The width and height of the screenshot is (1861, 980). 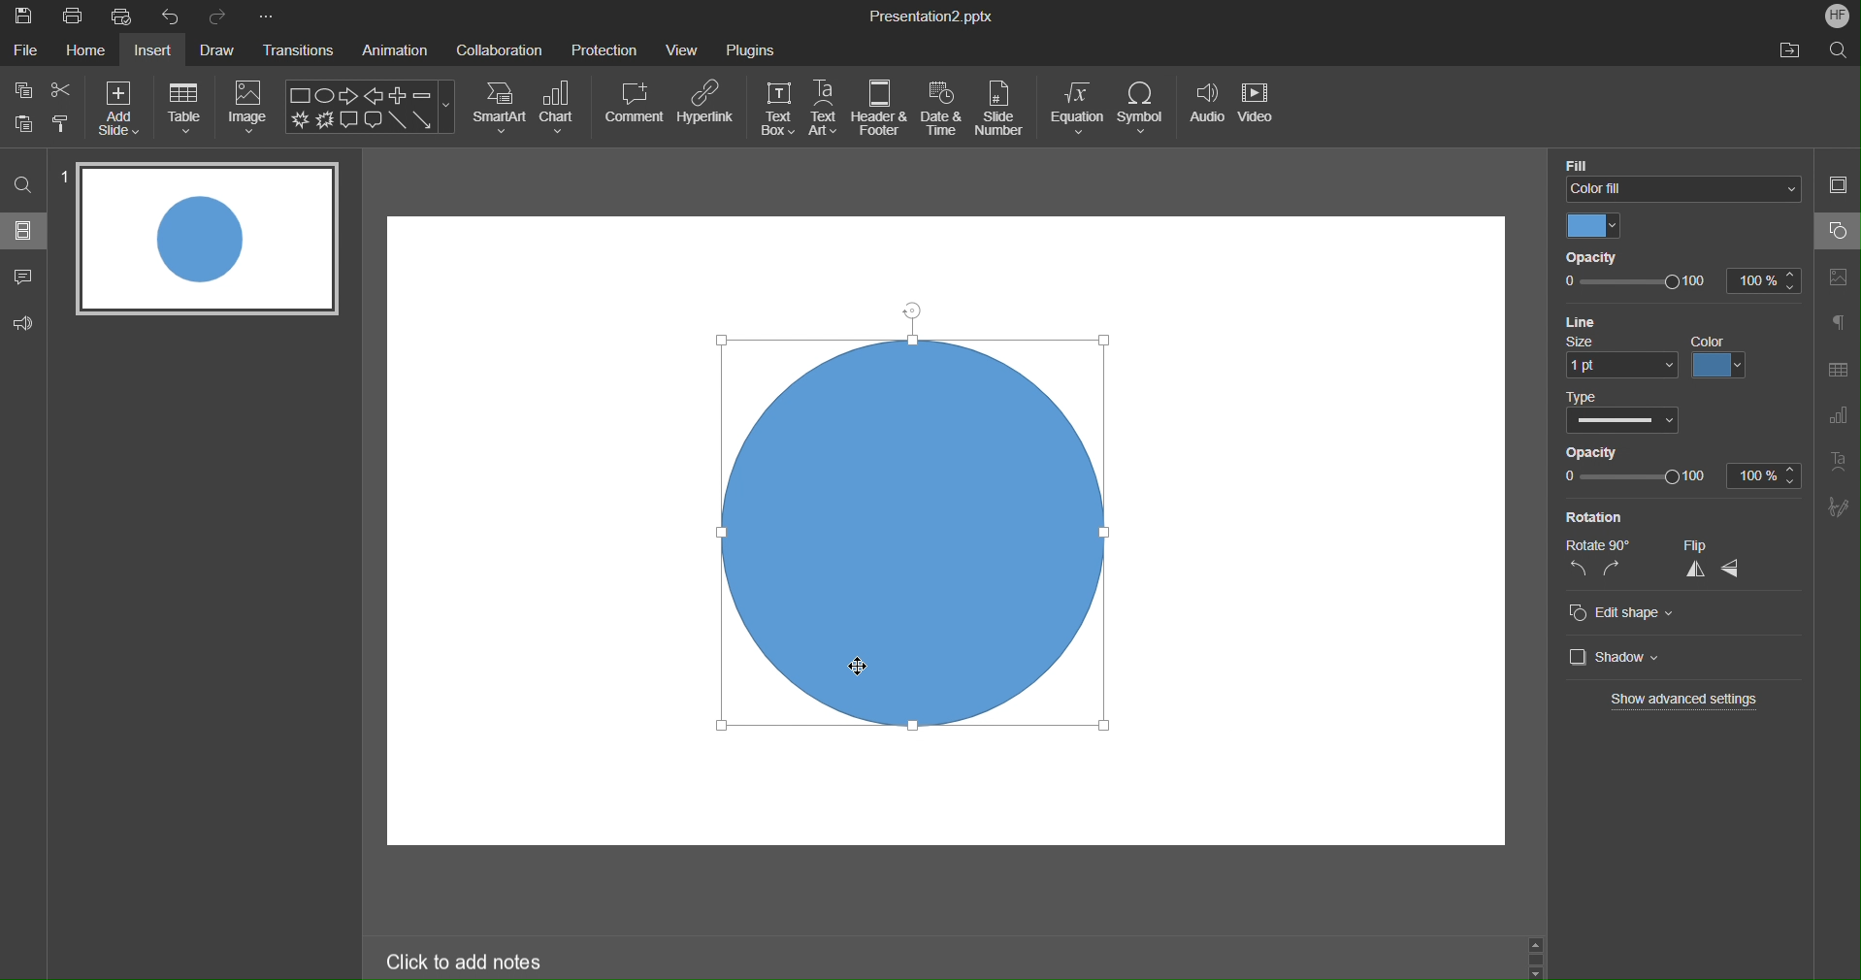 I want to click on Plugins, so click(x=751, y=47).